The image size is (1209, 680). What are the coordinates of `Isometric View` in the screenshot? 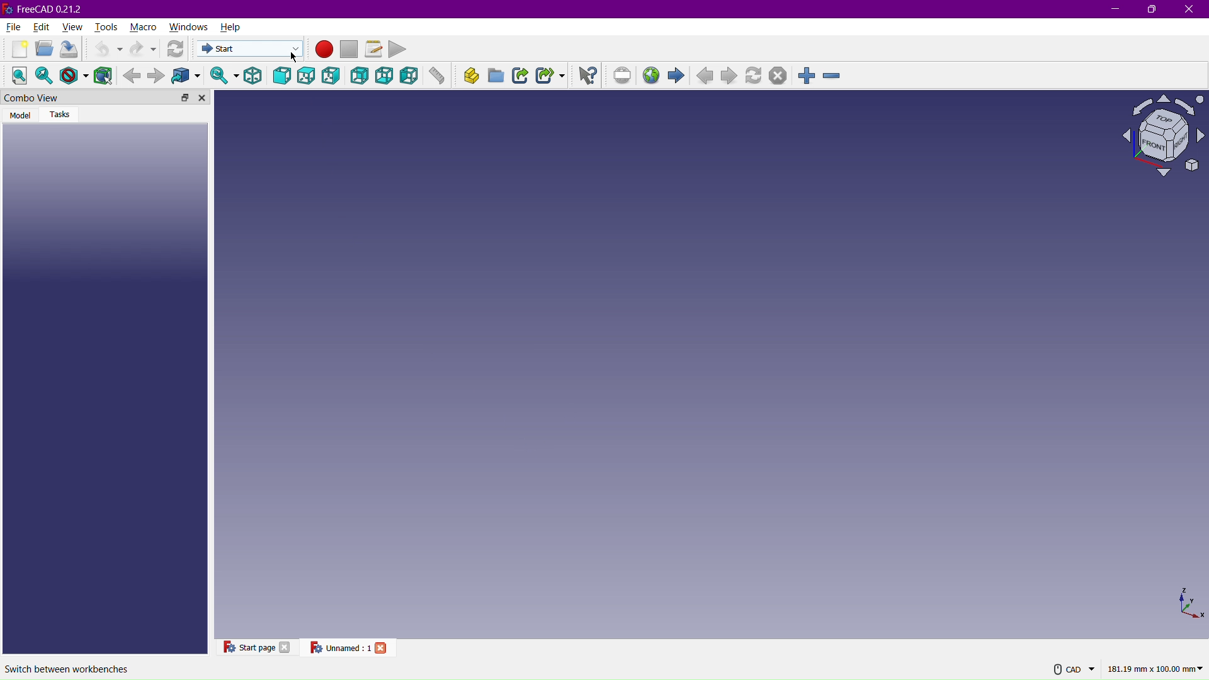 It's located at (1165, 135).